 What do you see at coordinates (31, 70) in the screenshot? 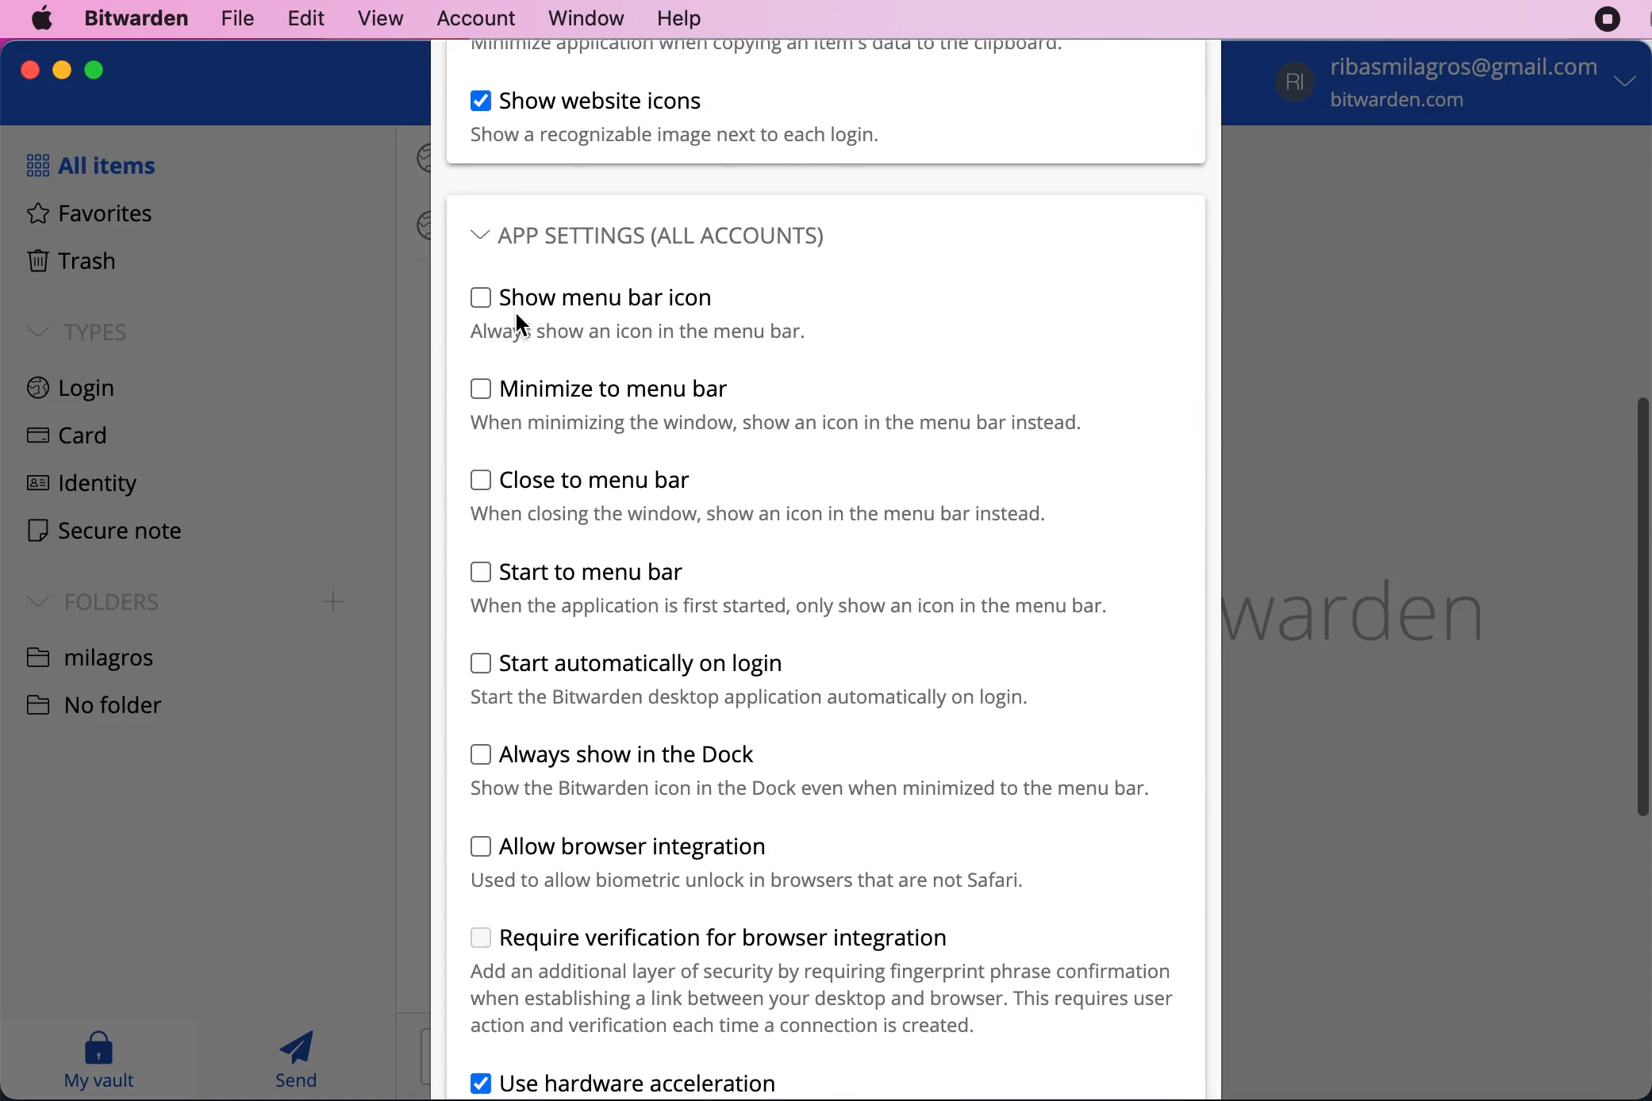
I see `close` at bounding box center [31, 70].